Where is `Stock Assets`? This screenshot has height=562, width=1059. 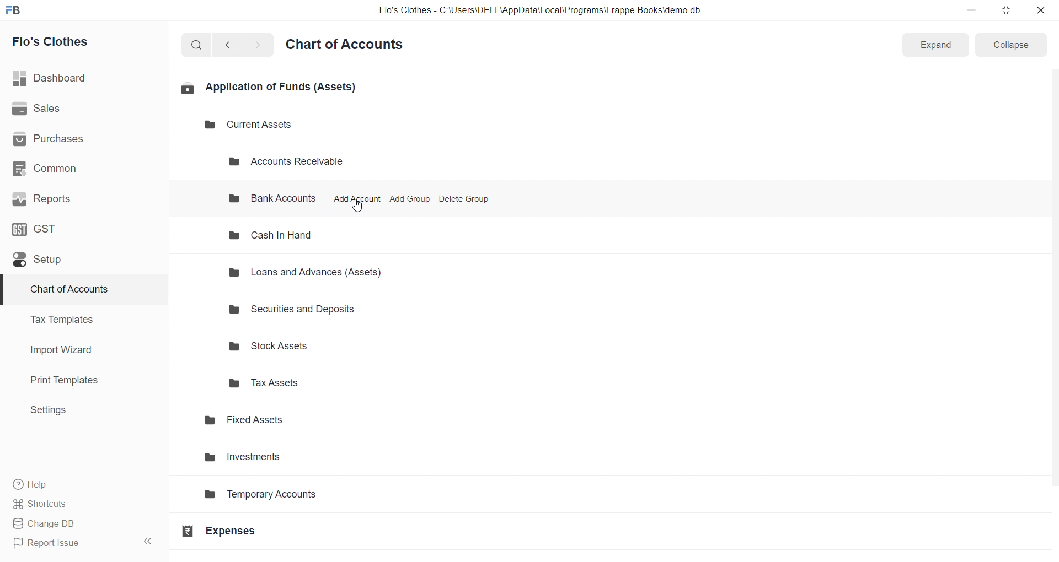 Stock Assets is located at coordinates (315, 348).